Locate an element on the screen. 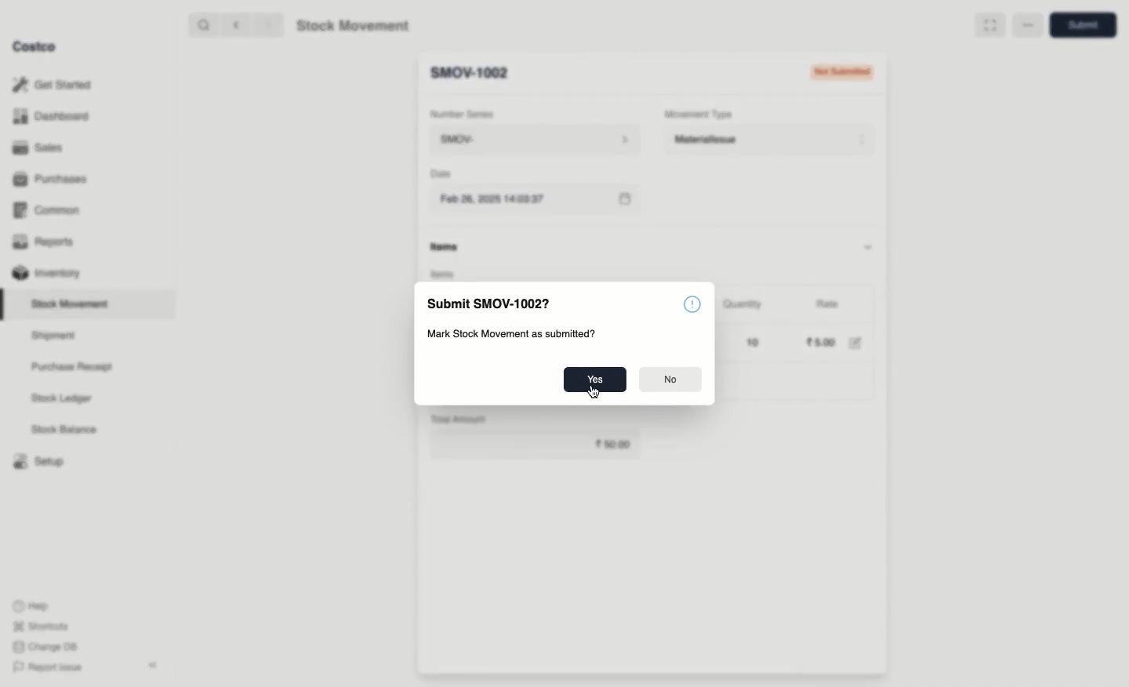  Reports is located at coordinates (47, 242).